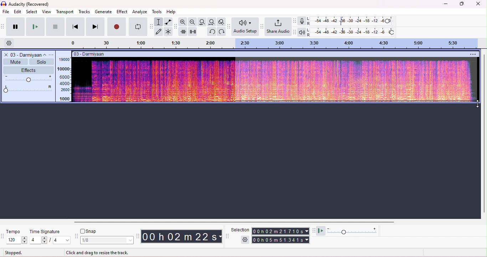 The width and height of the screenshot is (487, 257). Describe the element at coordinates (322, 231) in the screenshot. I see `play at speed/ play at speed once` at that location.